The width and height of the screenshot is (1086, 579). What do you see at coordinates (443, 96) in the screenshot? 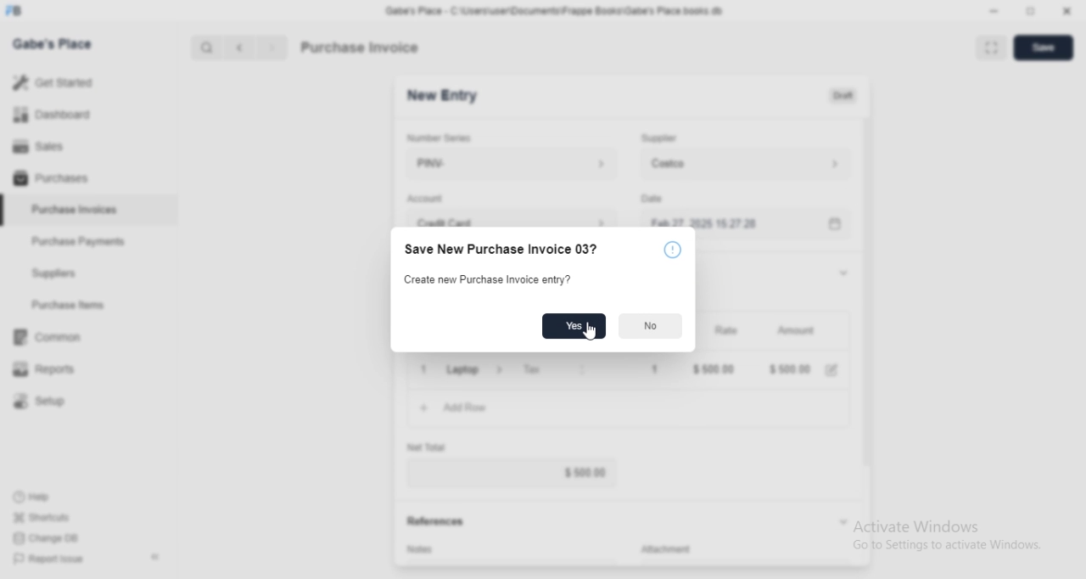
I see `New Entry` at bounding box center [443, 96].